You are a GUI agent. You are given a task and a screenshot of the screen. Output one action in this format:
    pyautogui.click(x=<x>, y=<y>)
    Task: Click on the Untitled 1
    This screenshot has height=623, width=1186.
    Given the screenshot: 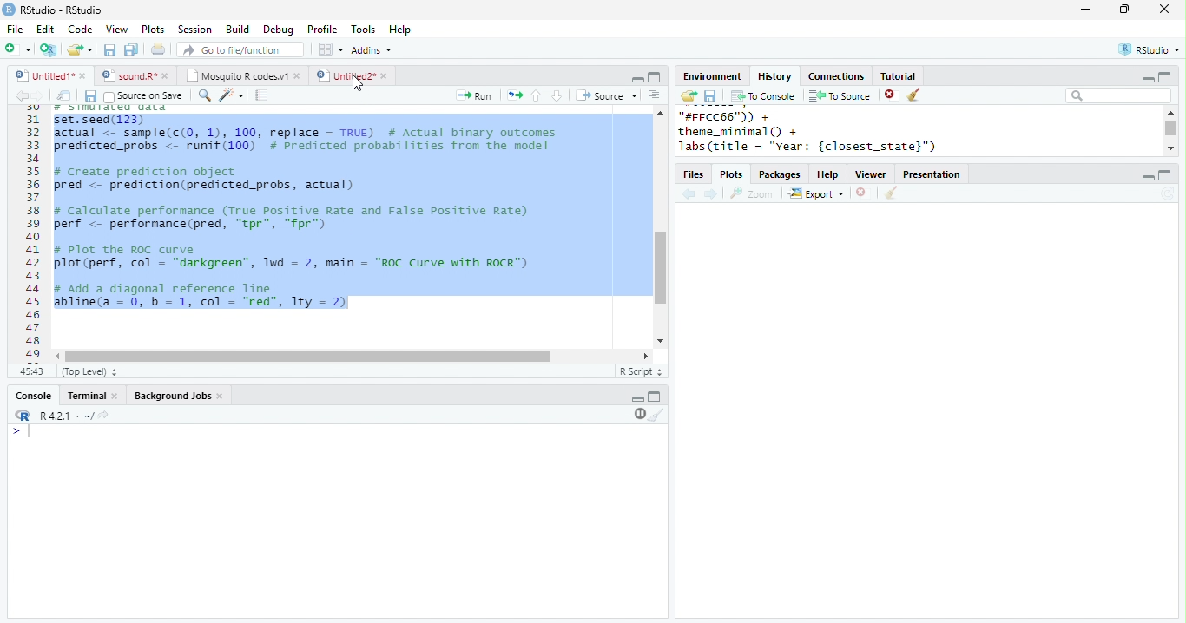 What is the action you would take?
    pyautogui.click(x=42, y=75)
    